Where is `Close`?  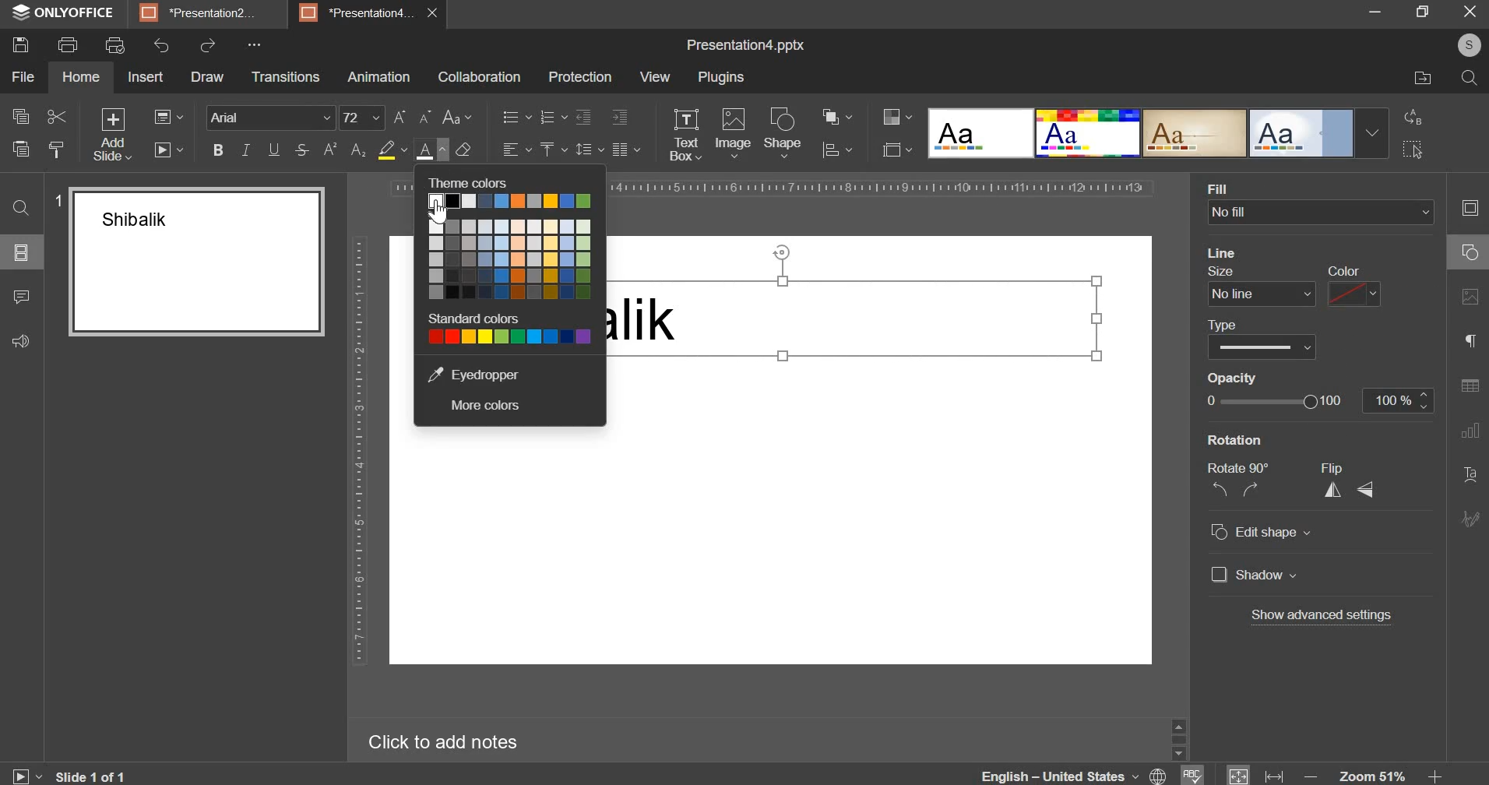
Close is located at coordinates (1471, 12).